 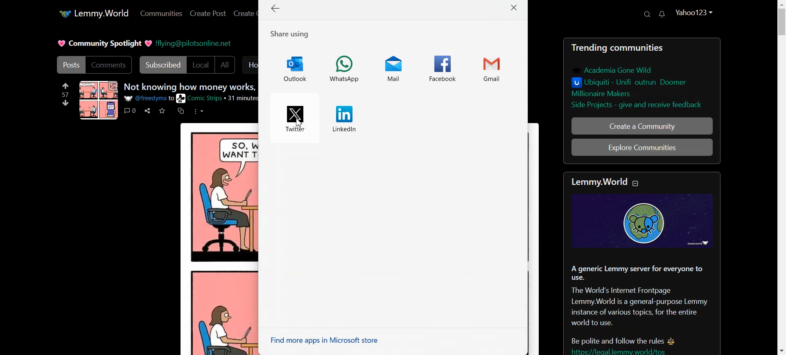 What do you see at coordinates (69, 65) in the screenshot?
I see `Posts` at bounding box center [69, 65].